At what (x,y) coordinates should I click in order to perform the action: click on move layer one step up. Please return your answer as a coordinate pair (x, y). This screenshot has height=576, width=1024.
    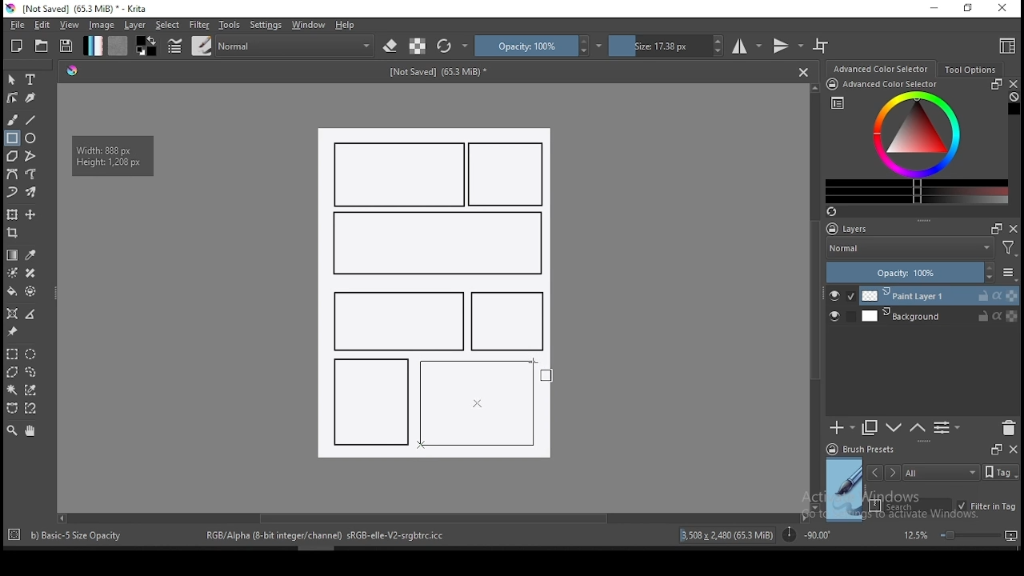
    Looking at the image, I should click on (894, 430).